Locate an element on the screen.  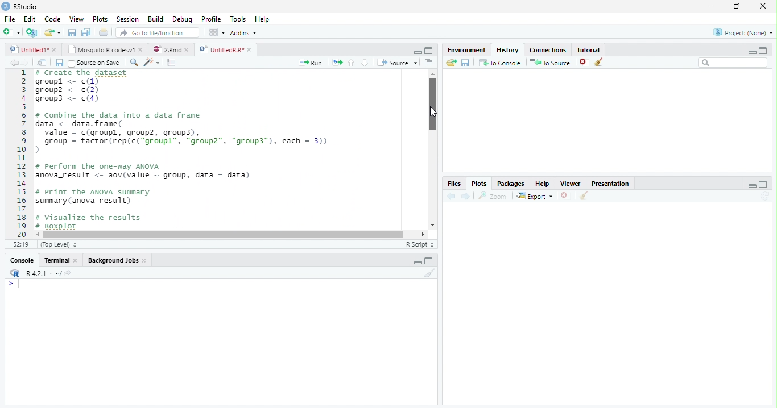
debug is located at coordinates (184, 20).